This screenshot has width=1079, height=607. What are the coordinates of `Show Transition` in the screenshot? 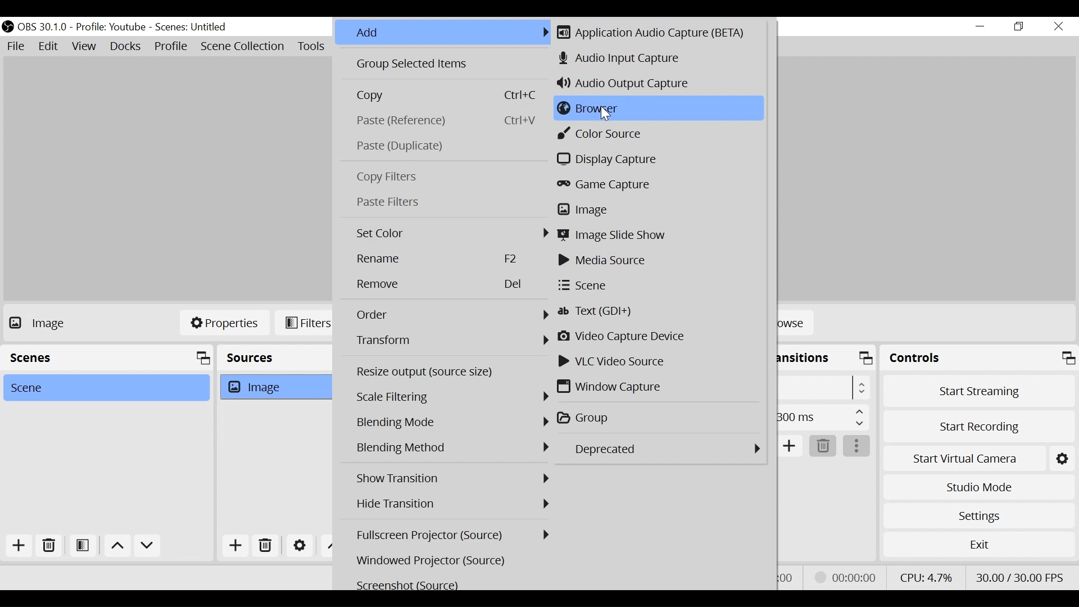 It's located at (456, 478).